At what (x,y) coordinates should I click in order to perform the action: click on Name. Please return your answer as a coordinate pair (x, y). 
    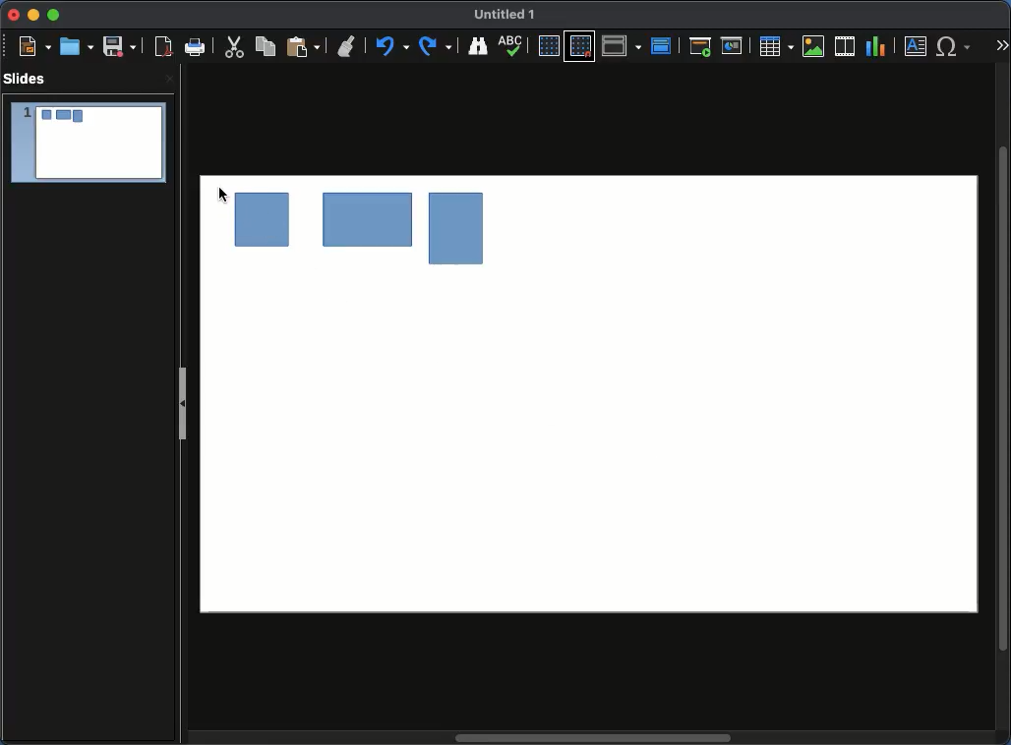
    Looking at the image, I should click on (509, 16).